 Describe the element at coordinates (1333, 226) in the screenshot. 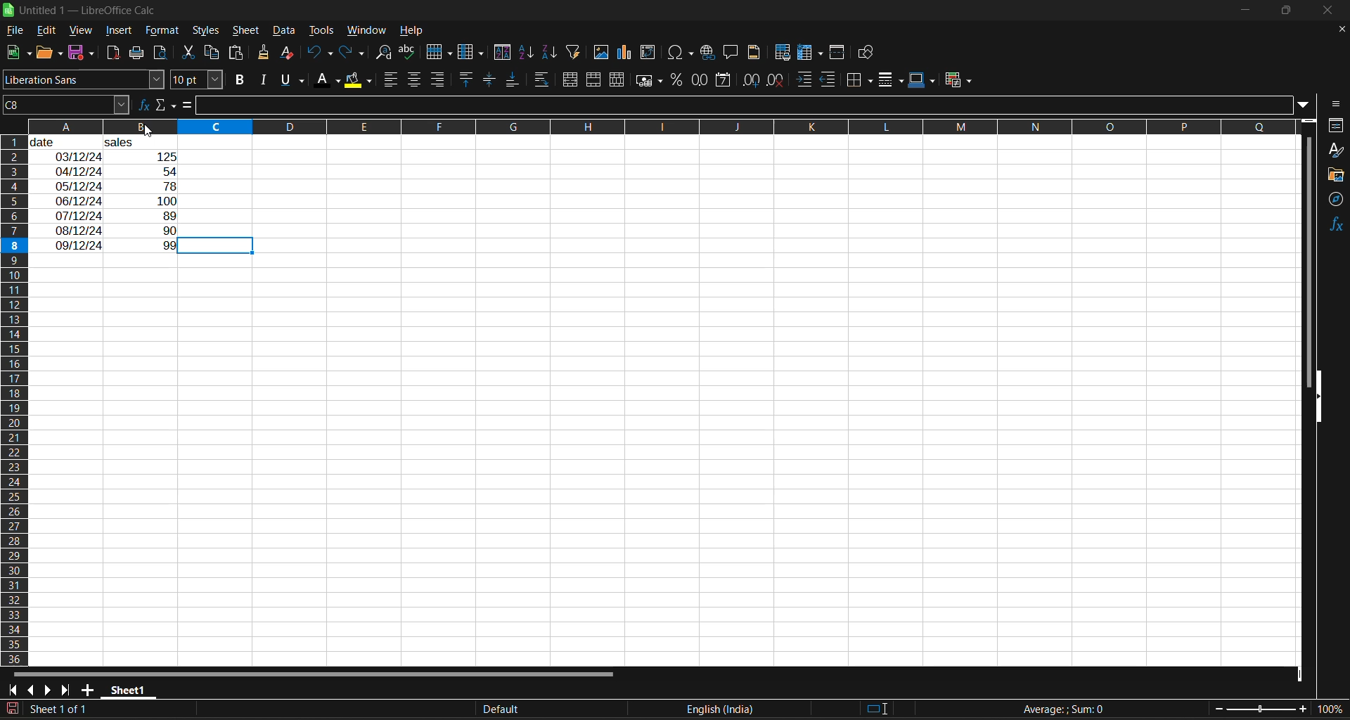

I see `functions` at that location.